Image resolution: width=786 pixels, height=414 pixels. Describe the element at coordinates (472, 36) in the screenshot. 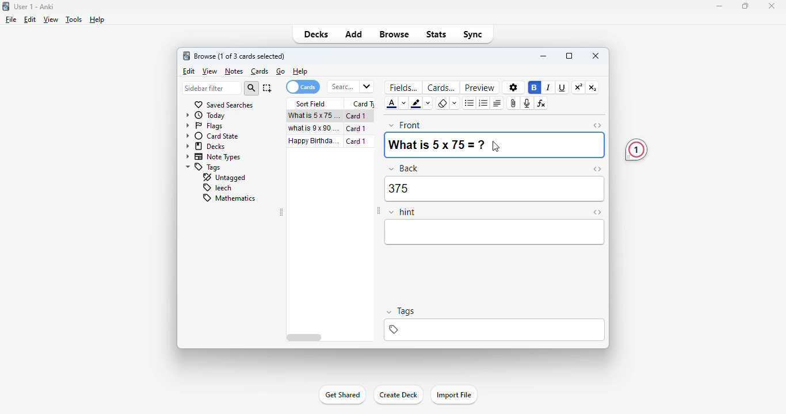

I see `sync` at that location.